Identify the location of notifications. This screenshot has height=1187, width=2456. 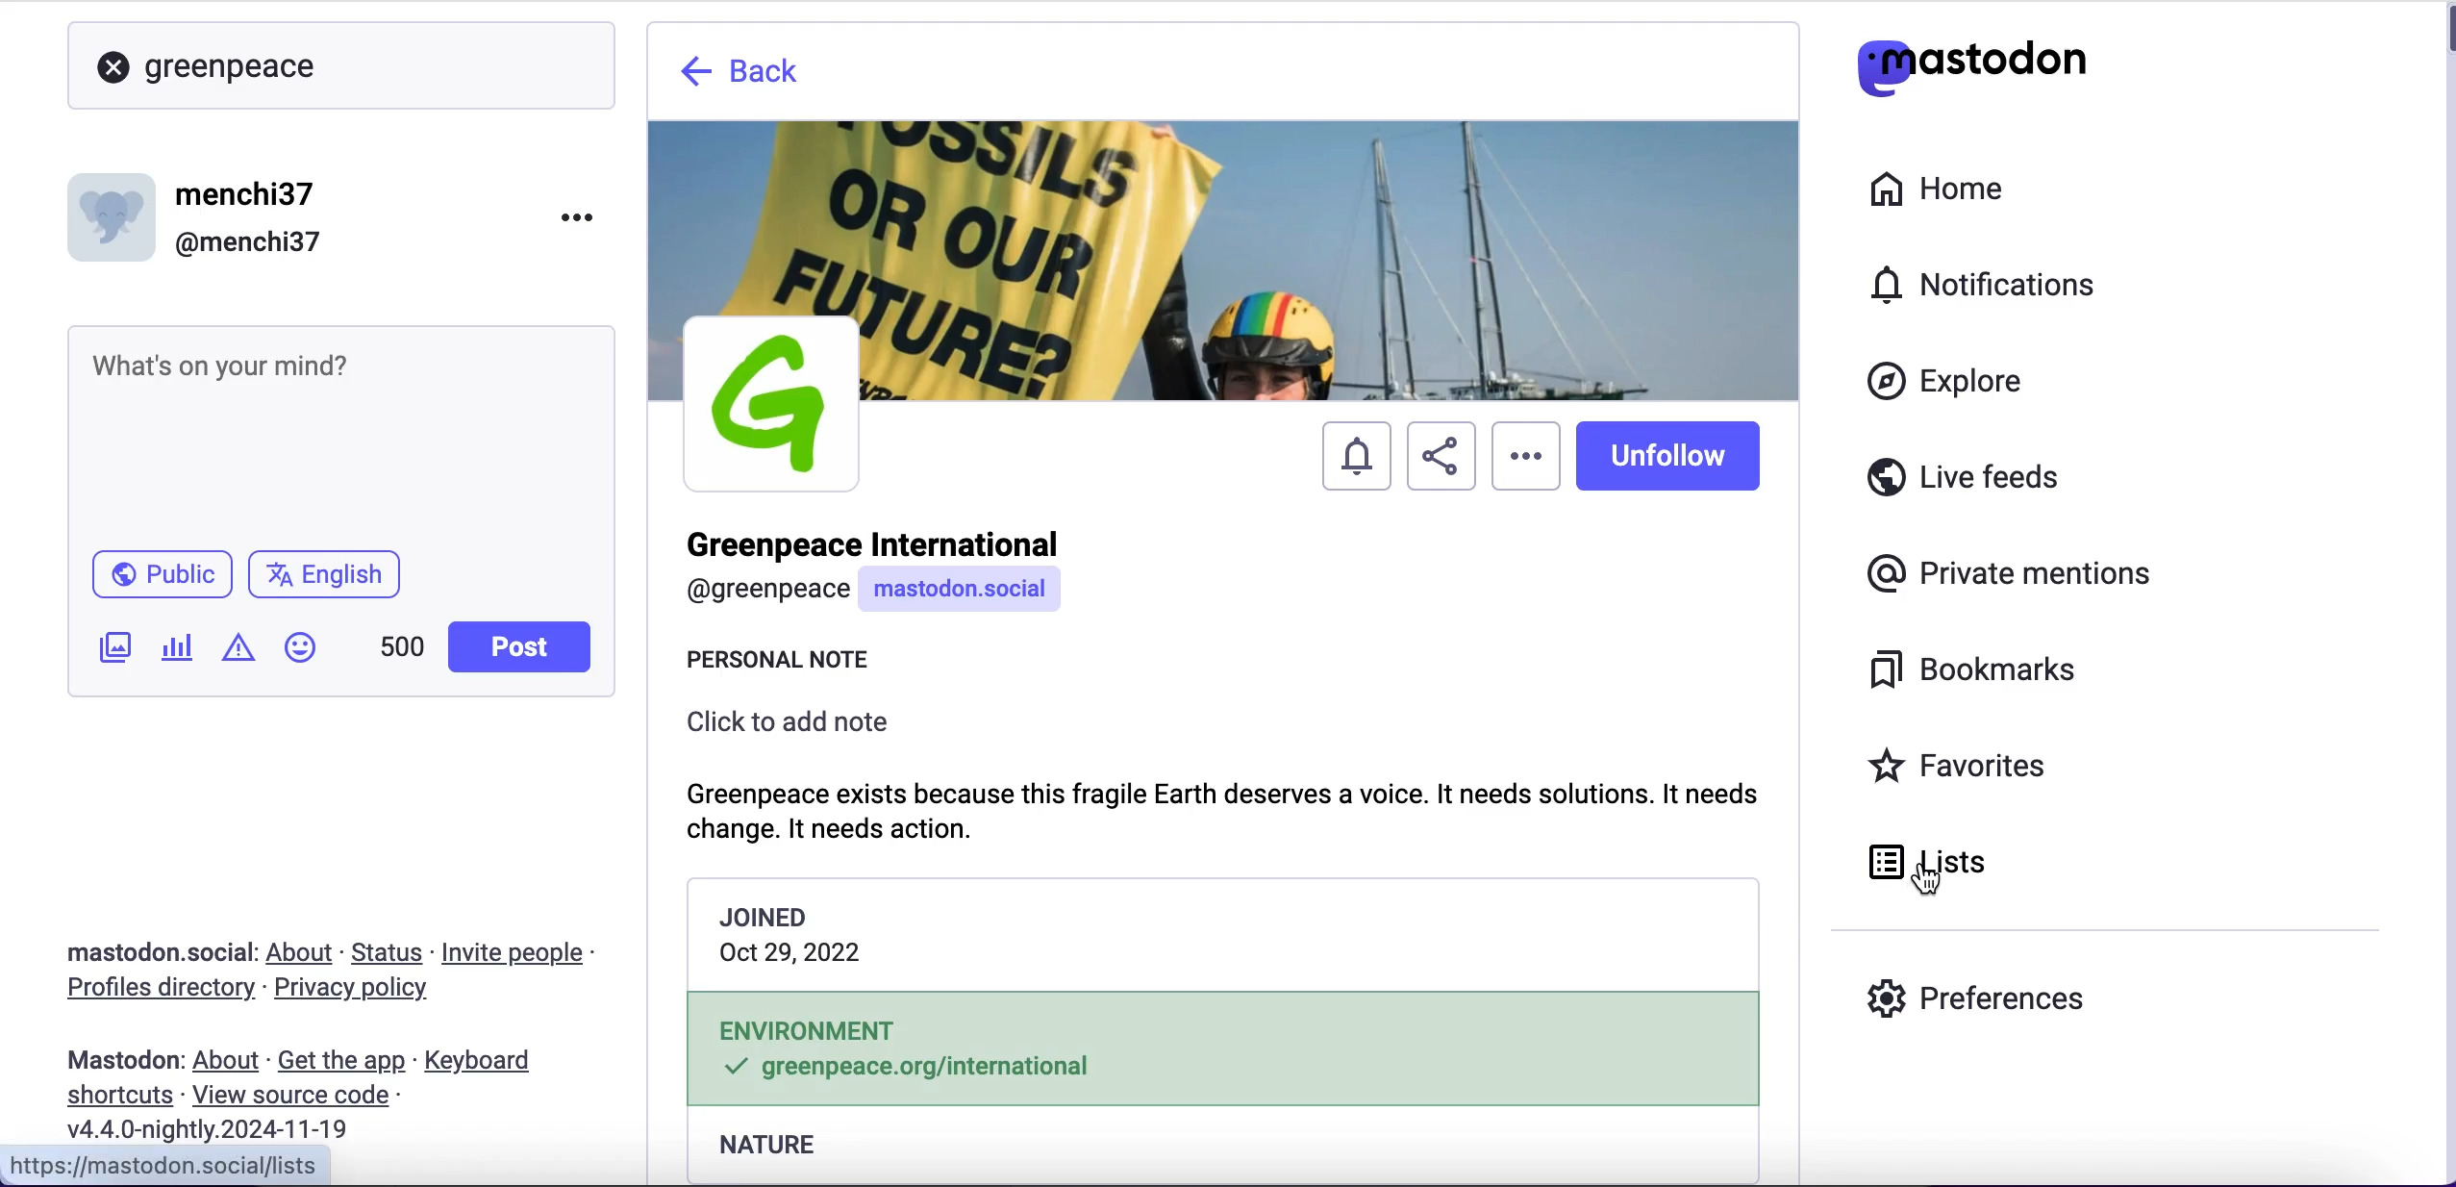
(1352, 458).